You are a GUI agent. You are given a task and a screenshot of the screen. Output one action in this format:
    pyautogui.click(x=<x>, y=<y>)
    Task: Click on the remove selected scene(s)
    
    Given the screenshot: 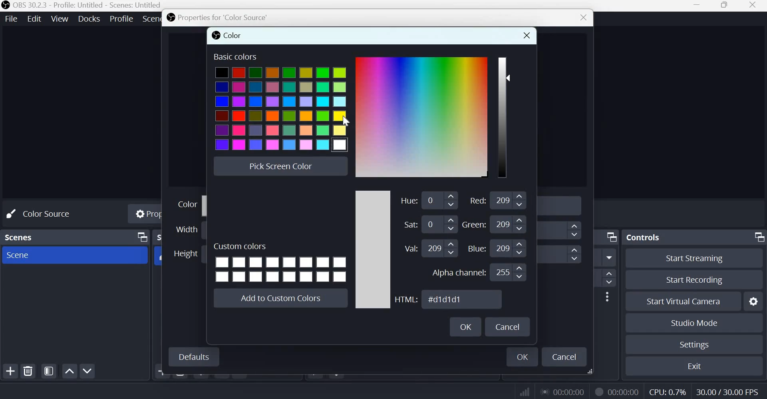 What is the action you would take?
    pyautogui.click(x=30, y=371)
    